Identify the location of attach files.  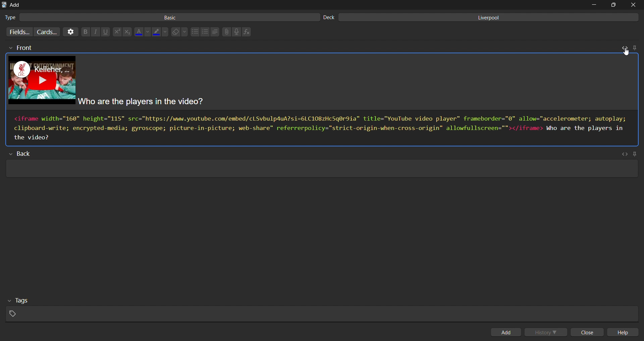
(226, 32).